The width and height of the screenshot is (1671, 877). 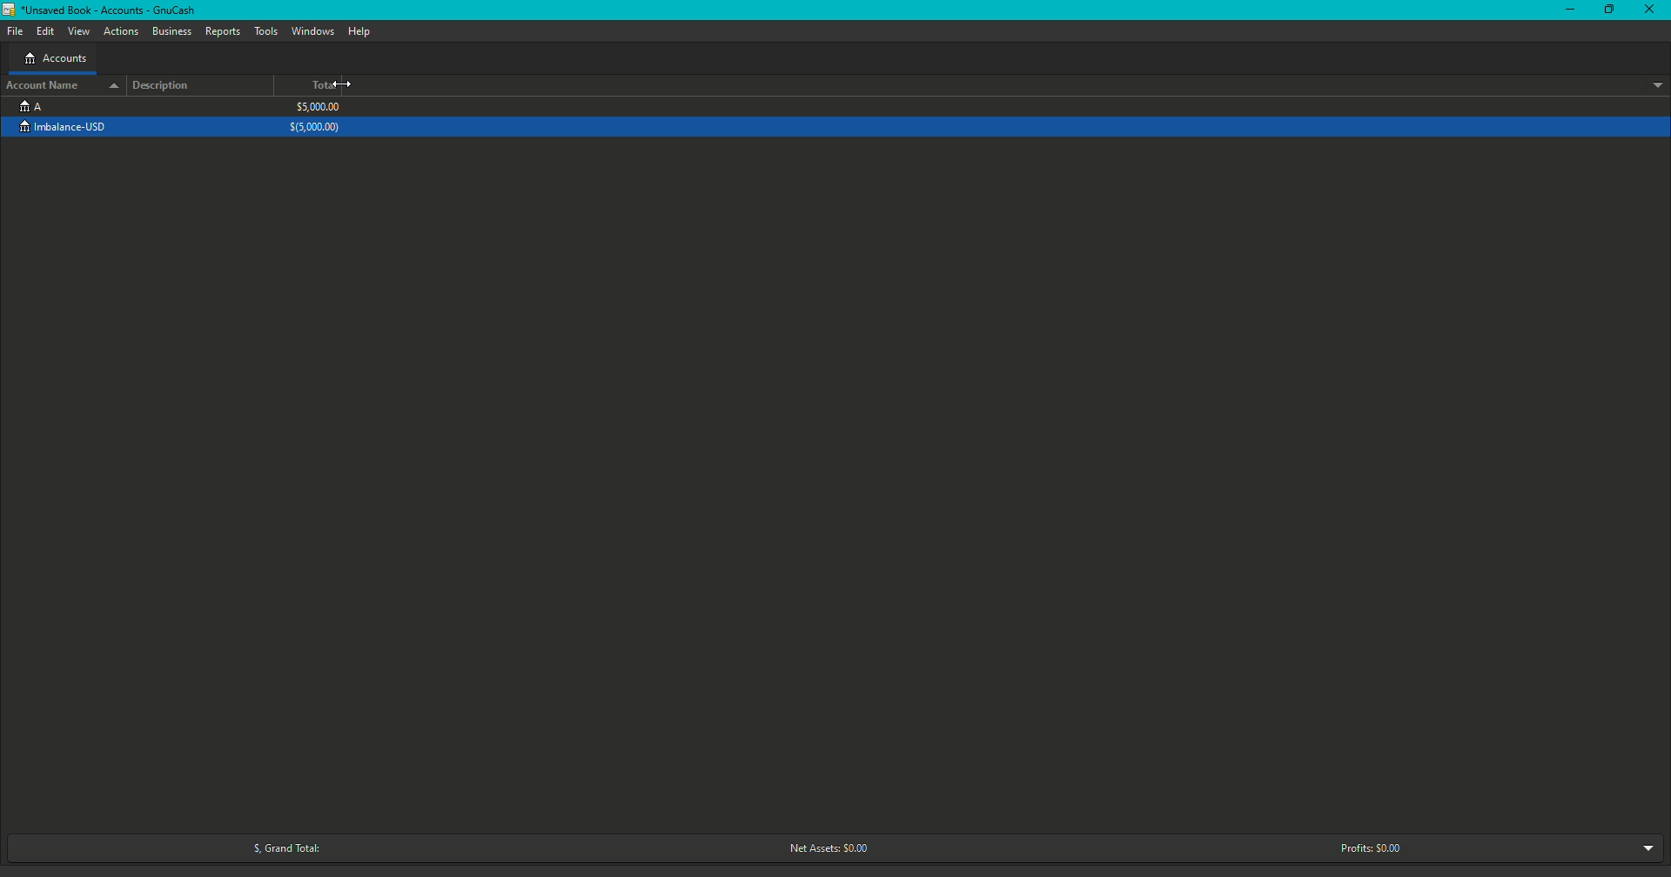 I want to click on View, so click(x=80, y=32).